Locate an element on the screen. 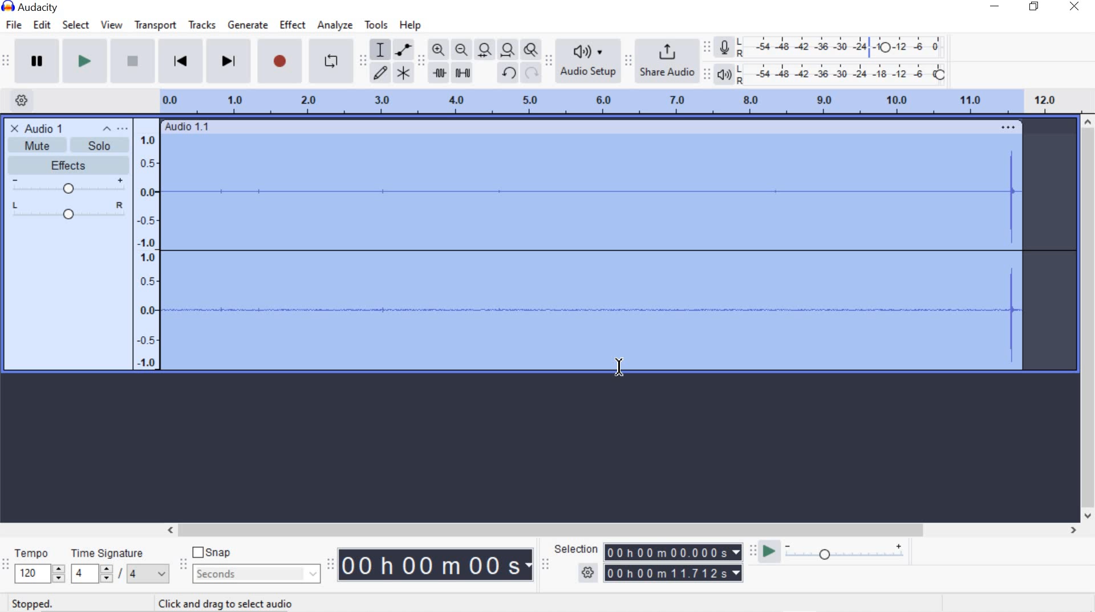 Image resolution: width=1095 pixels, height=612 pixels. solo is located at coordinates (100, 138).